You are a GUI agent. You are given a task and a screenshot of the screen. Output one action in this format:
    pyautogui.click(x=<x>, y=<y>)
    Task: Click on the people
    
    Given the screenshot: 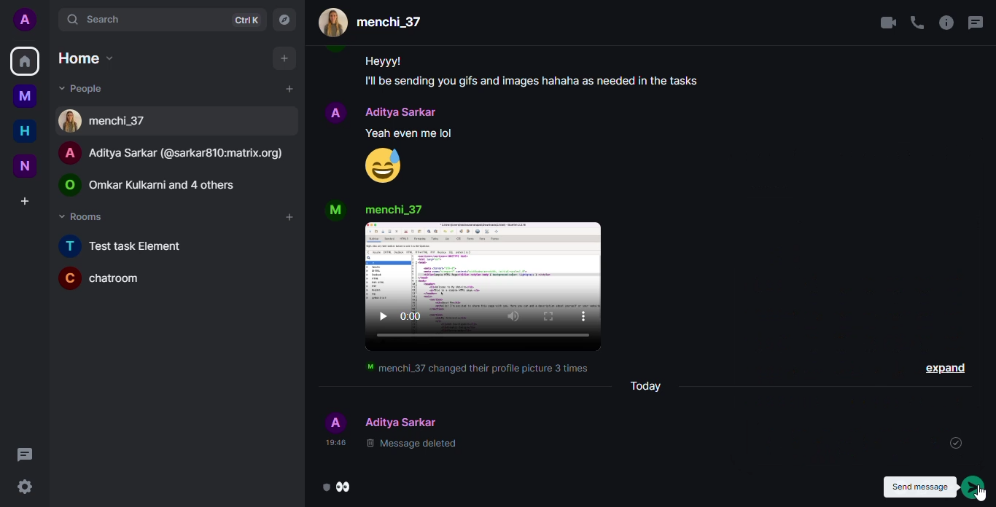 What is the action you would take?
    pyautogui.click(x=403, y=421)
    